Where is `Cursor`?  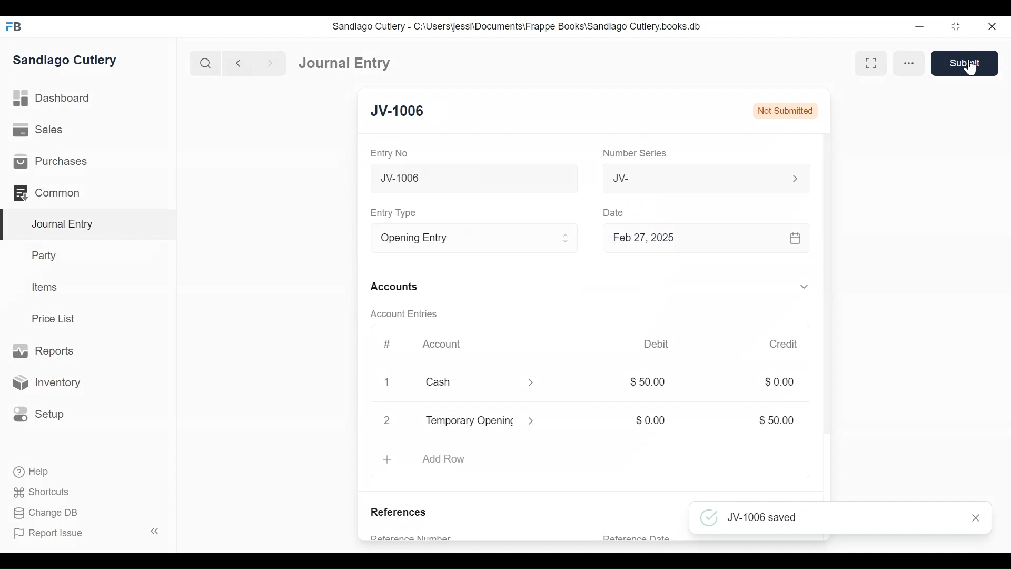 Cursor is located at coordinates (971, 67).